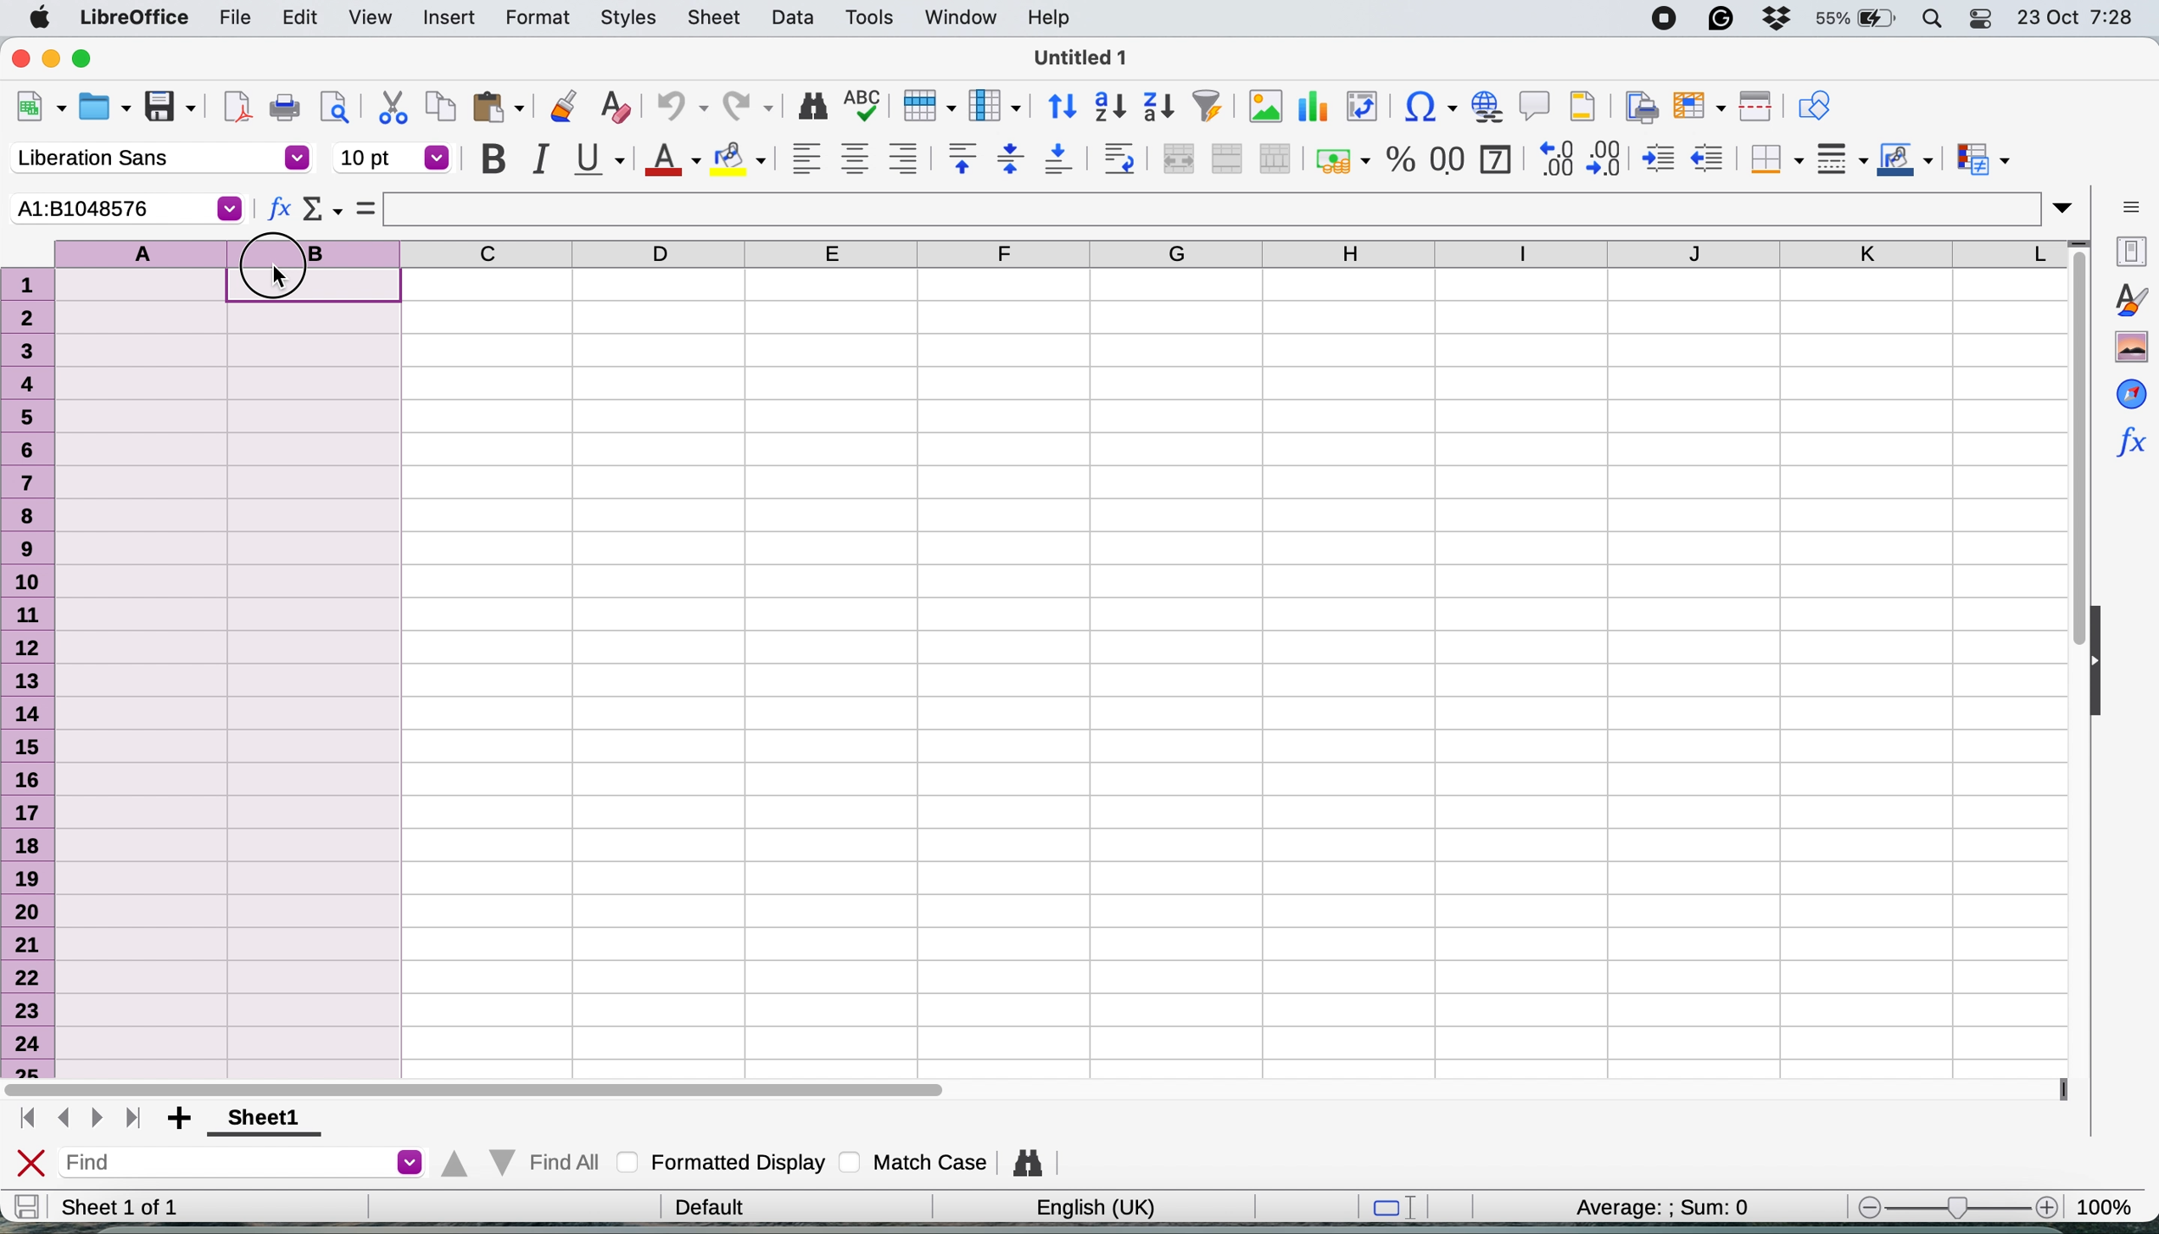  I want to click on format as number, so click(1446, 159).